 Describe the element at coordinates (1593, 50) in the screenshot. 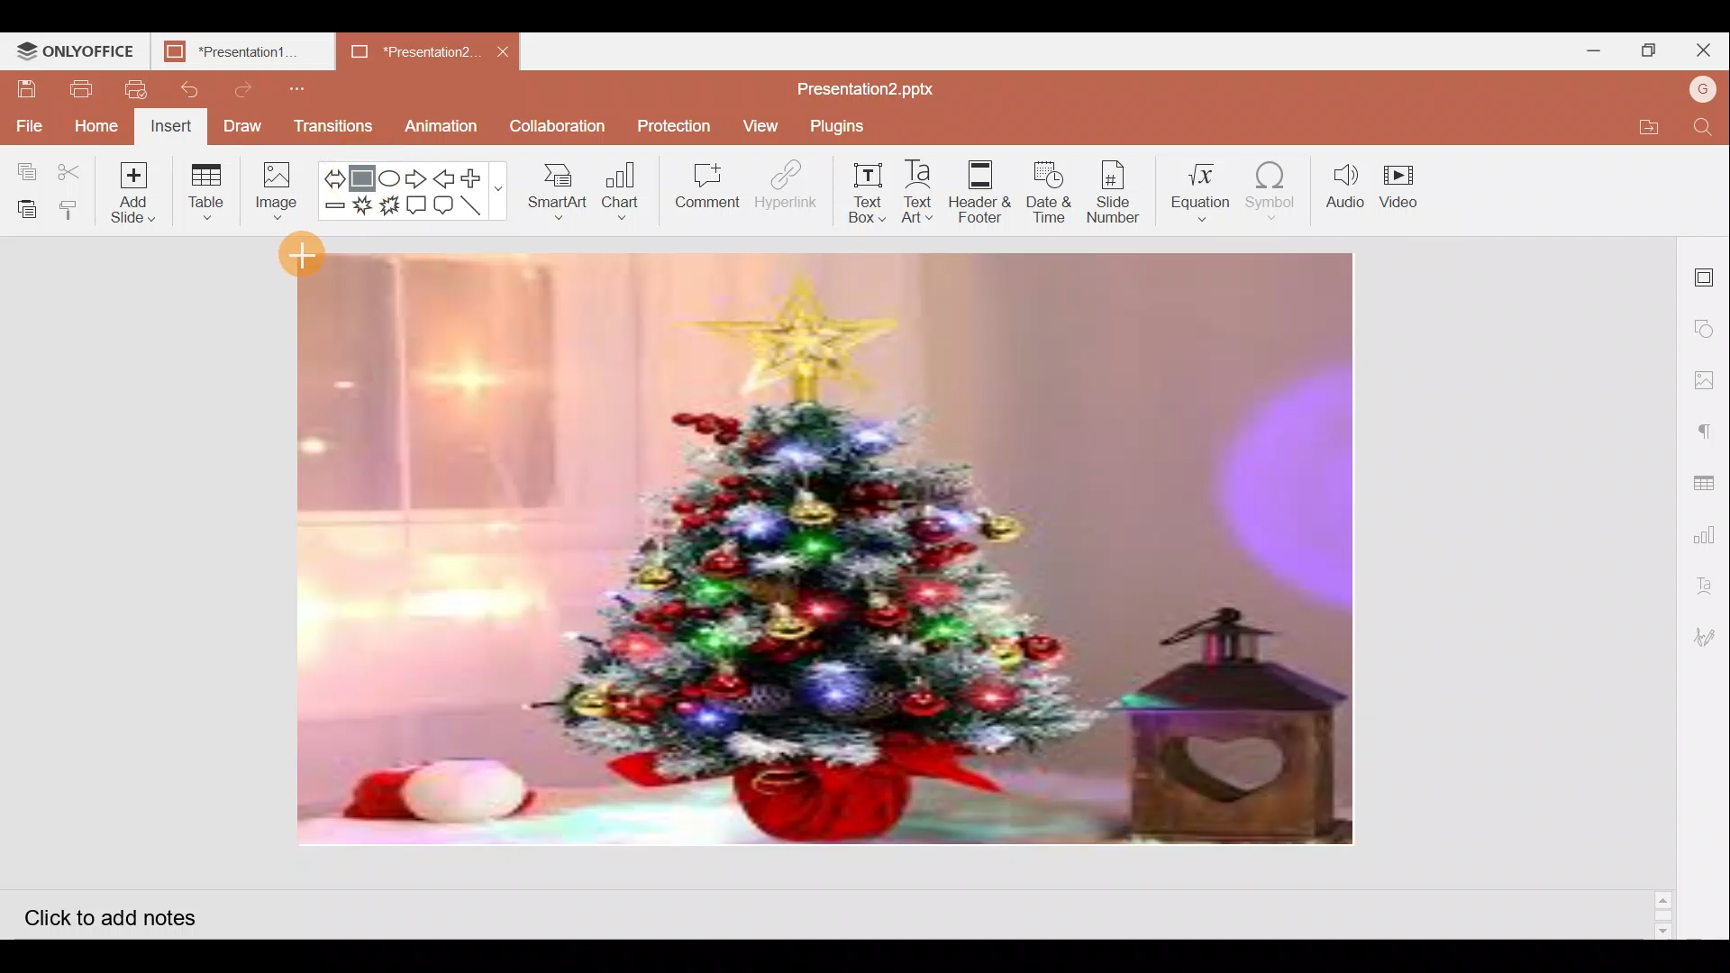

I see `Minimize` at that location.